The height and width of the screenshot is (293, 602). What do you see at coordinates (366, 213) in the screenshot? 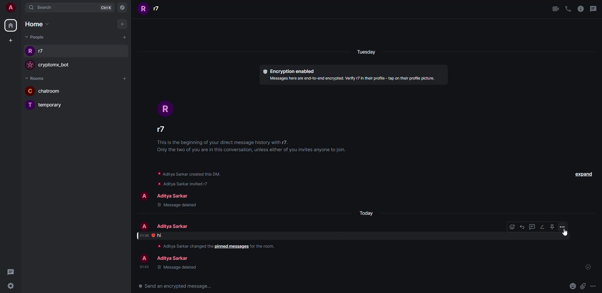
I see `day` at bounding box center [366, 213].